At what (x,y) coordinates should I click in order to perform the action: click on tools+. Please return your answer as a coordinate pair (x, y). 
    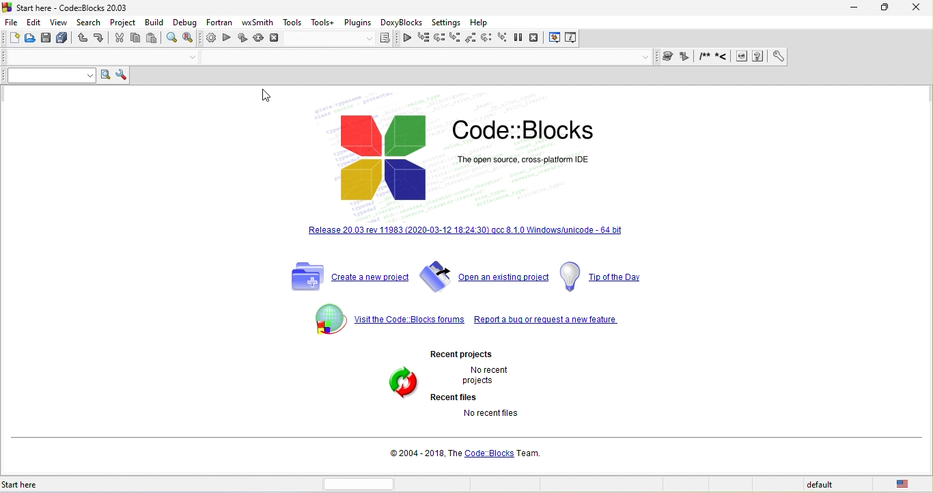
    Looking at the image, I should click on (322, 21).